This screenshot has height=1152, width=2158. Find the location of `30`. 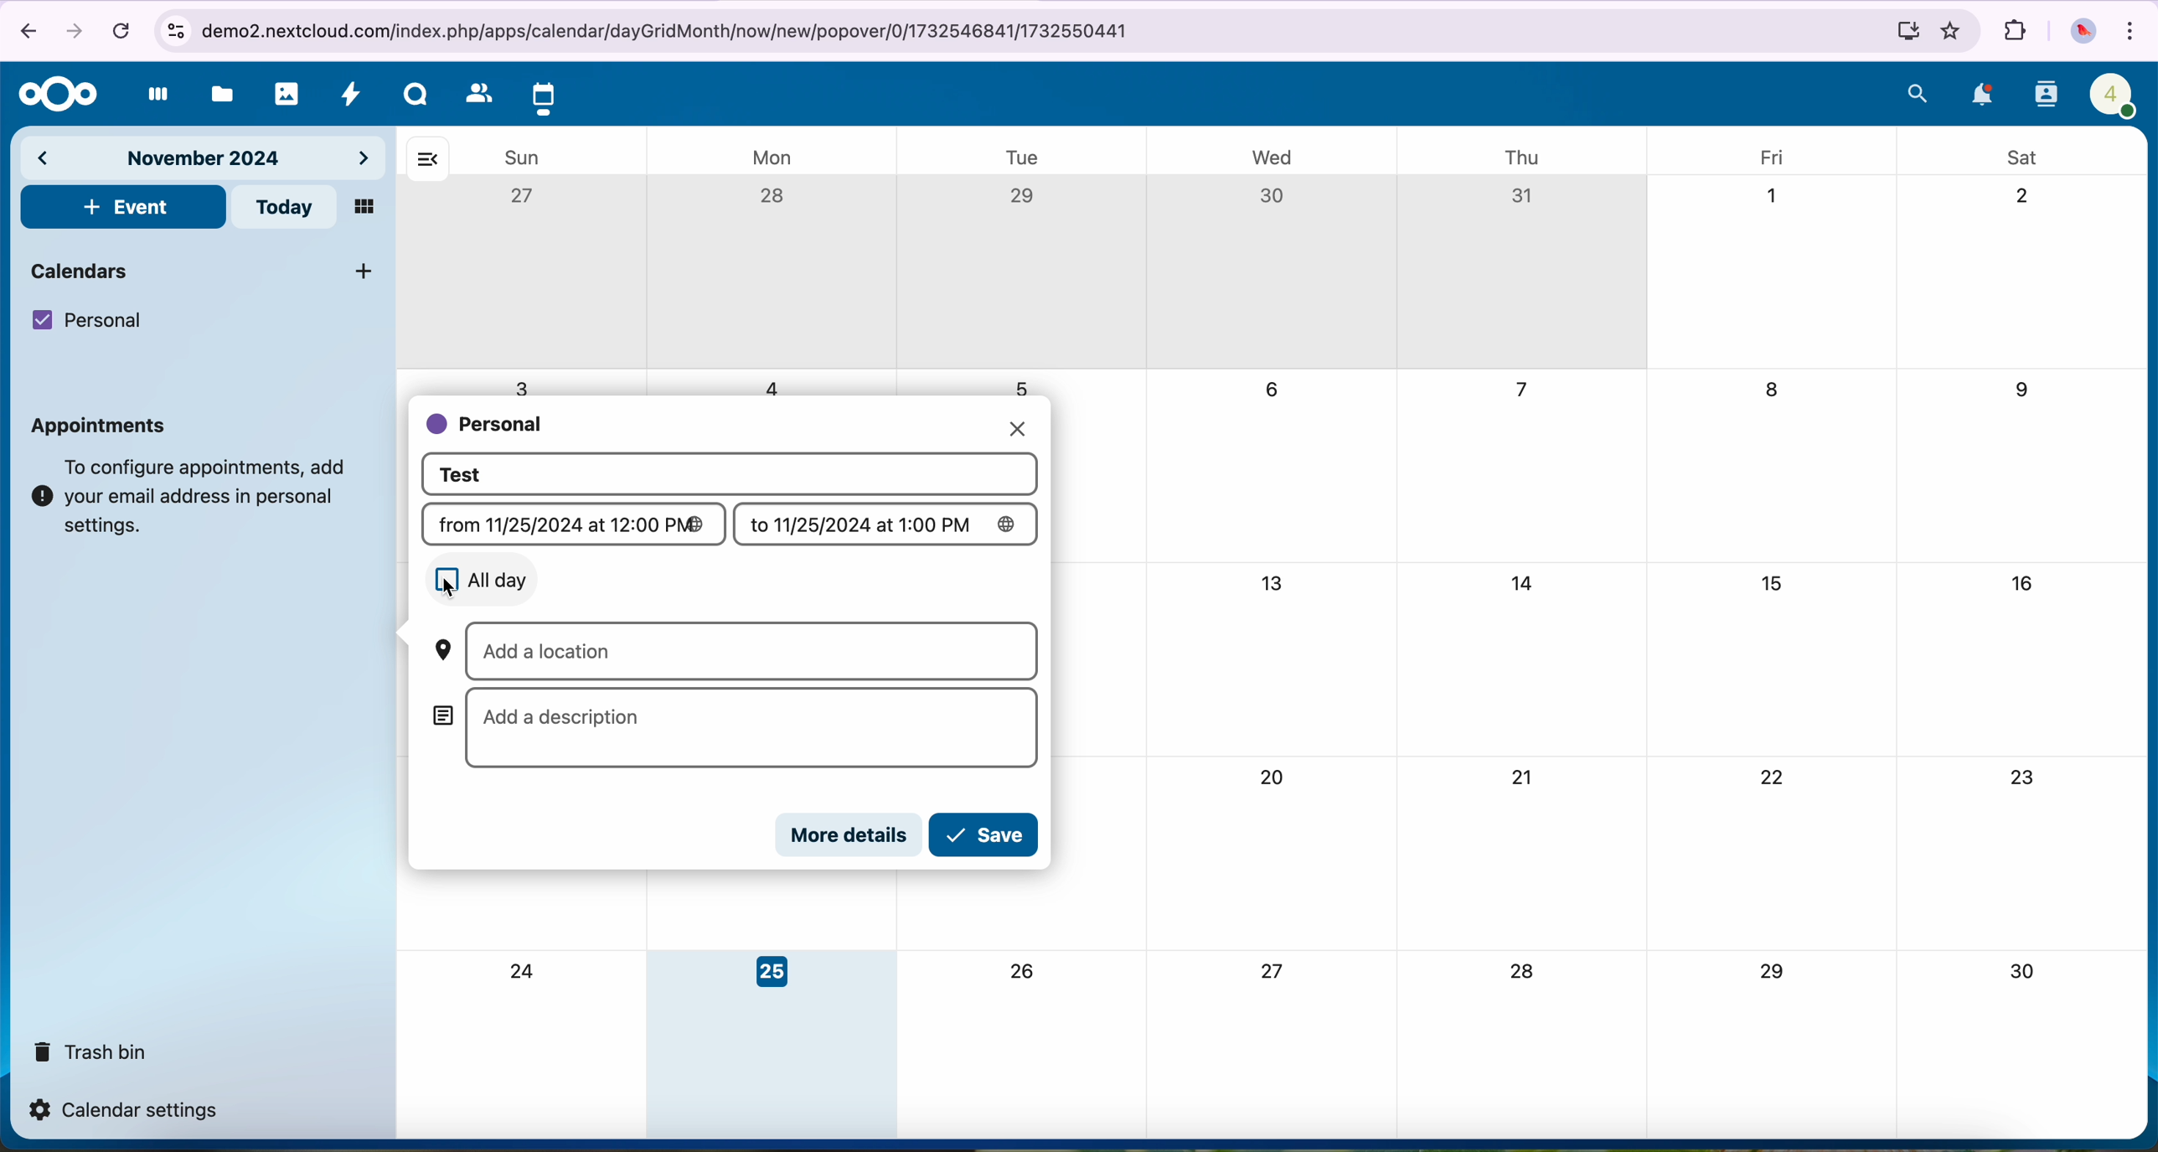

30 is located at coordinates (2021, 972).